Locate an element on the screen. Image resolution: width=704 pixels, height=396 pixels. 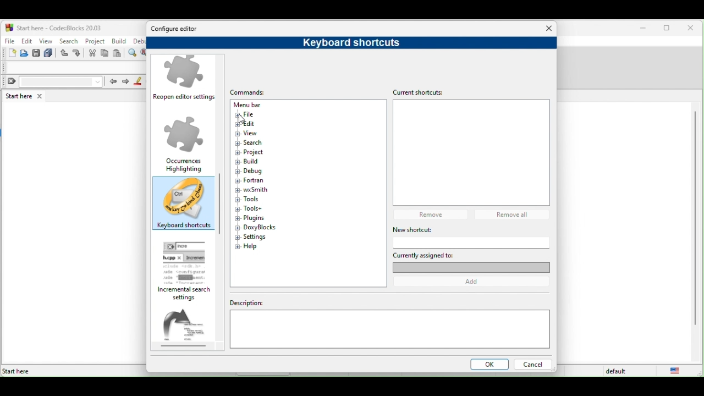
copy is located at coordinates (105, 54).